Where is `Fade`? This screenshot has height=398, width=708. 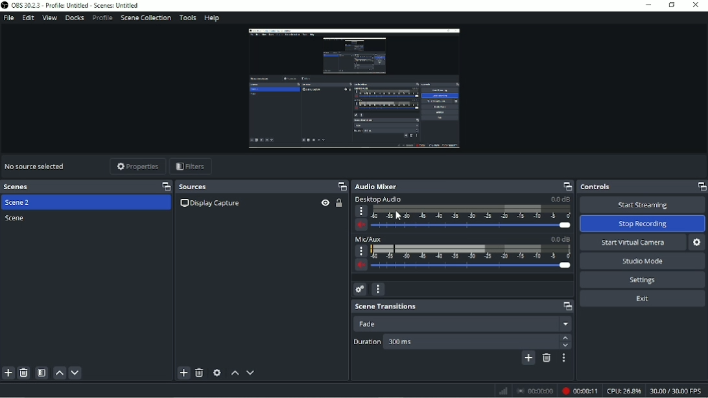 Fade is located at coordinates (462, 323).